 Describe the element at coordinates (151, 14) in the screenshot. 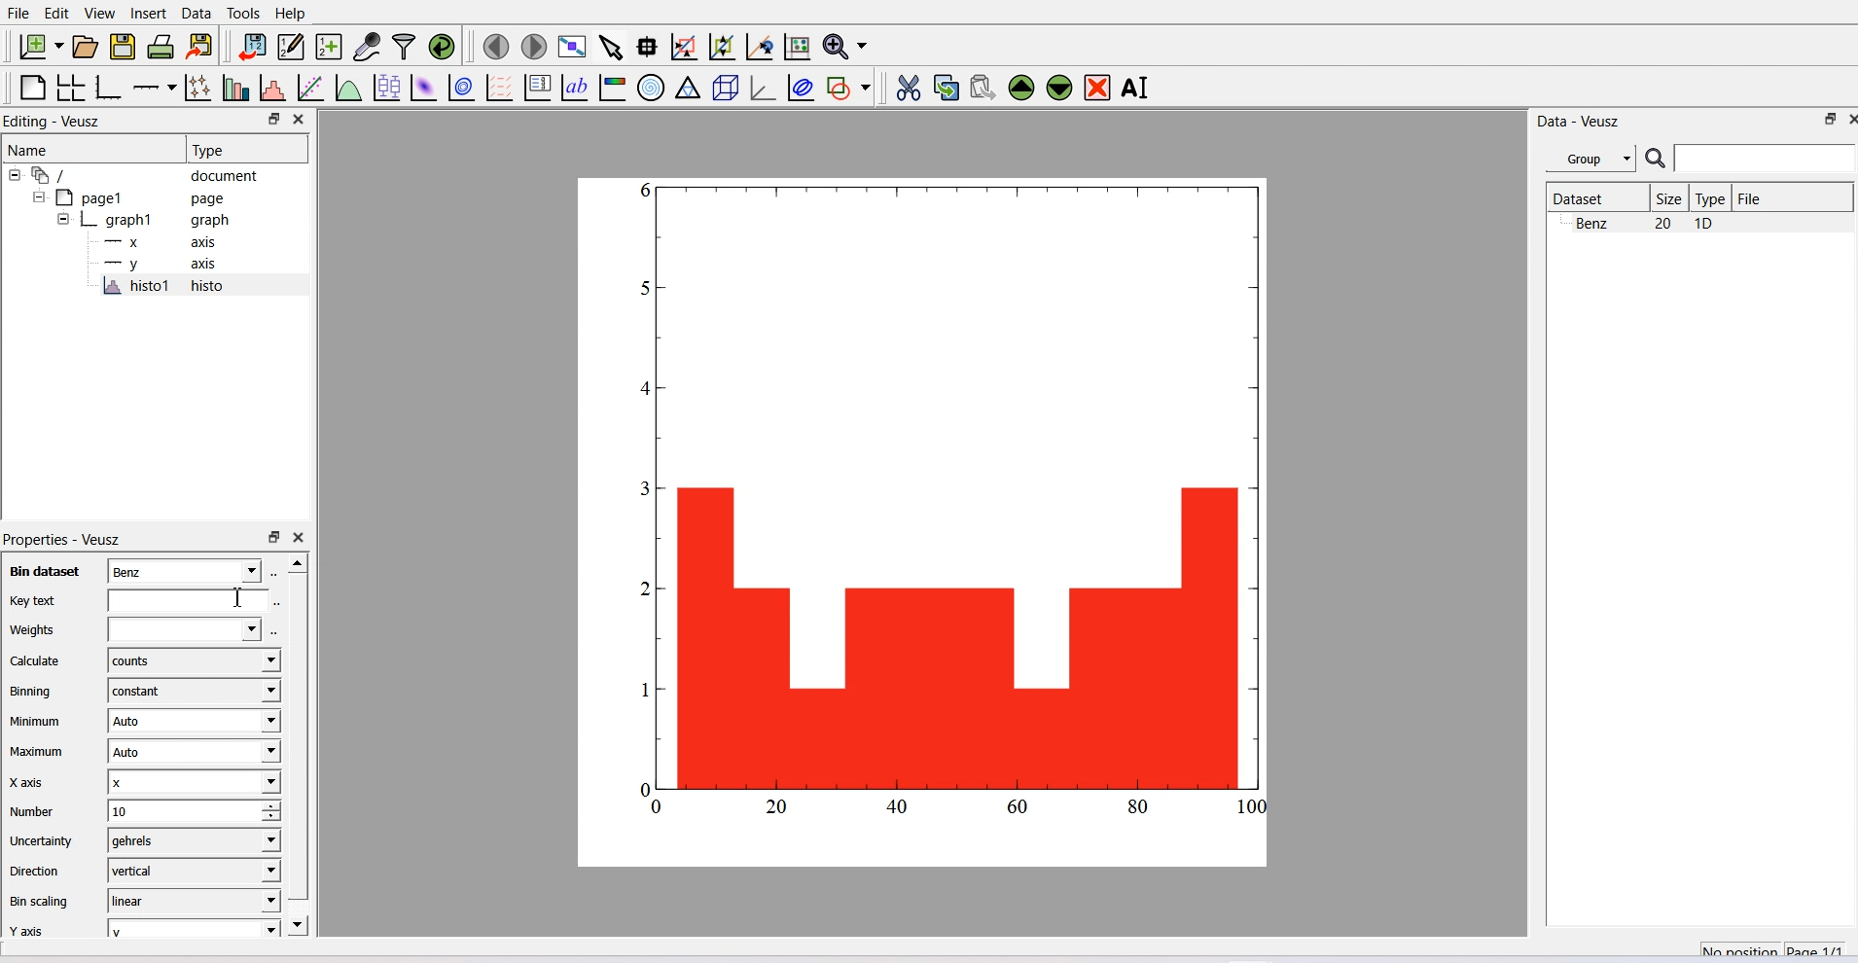

I see `Insert` at that location.